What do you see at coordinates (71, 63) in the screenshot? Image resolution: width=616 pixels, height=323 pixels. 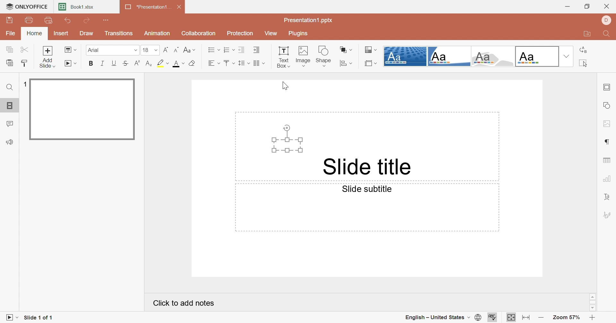 I see `Start slideshow` at bounding box center [71, 63].